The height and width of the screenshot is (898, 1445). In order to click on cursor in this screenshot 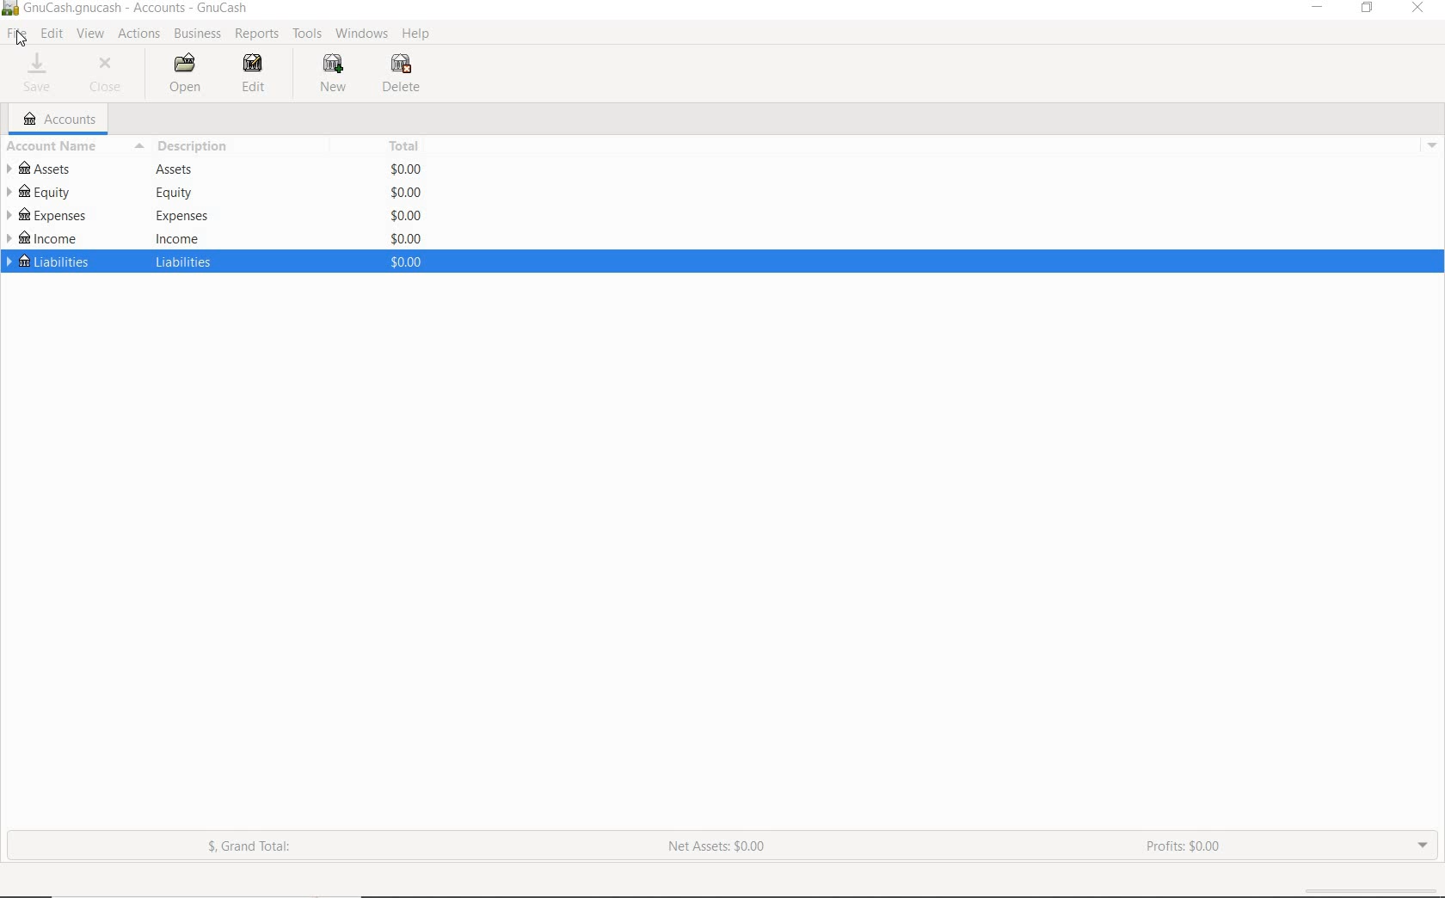, I will do `click(23, 38)`.